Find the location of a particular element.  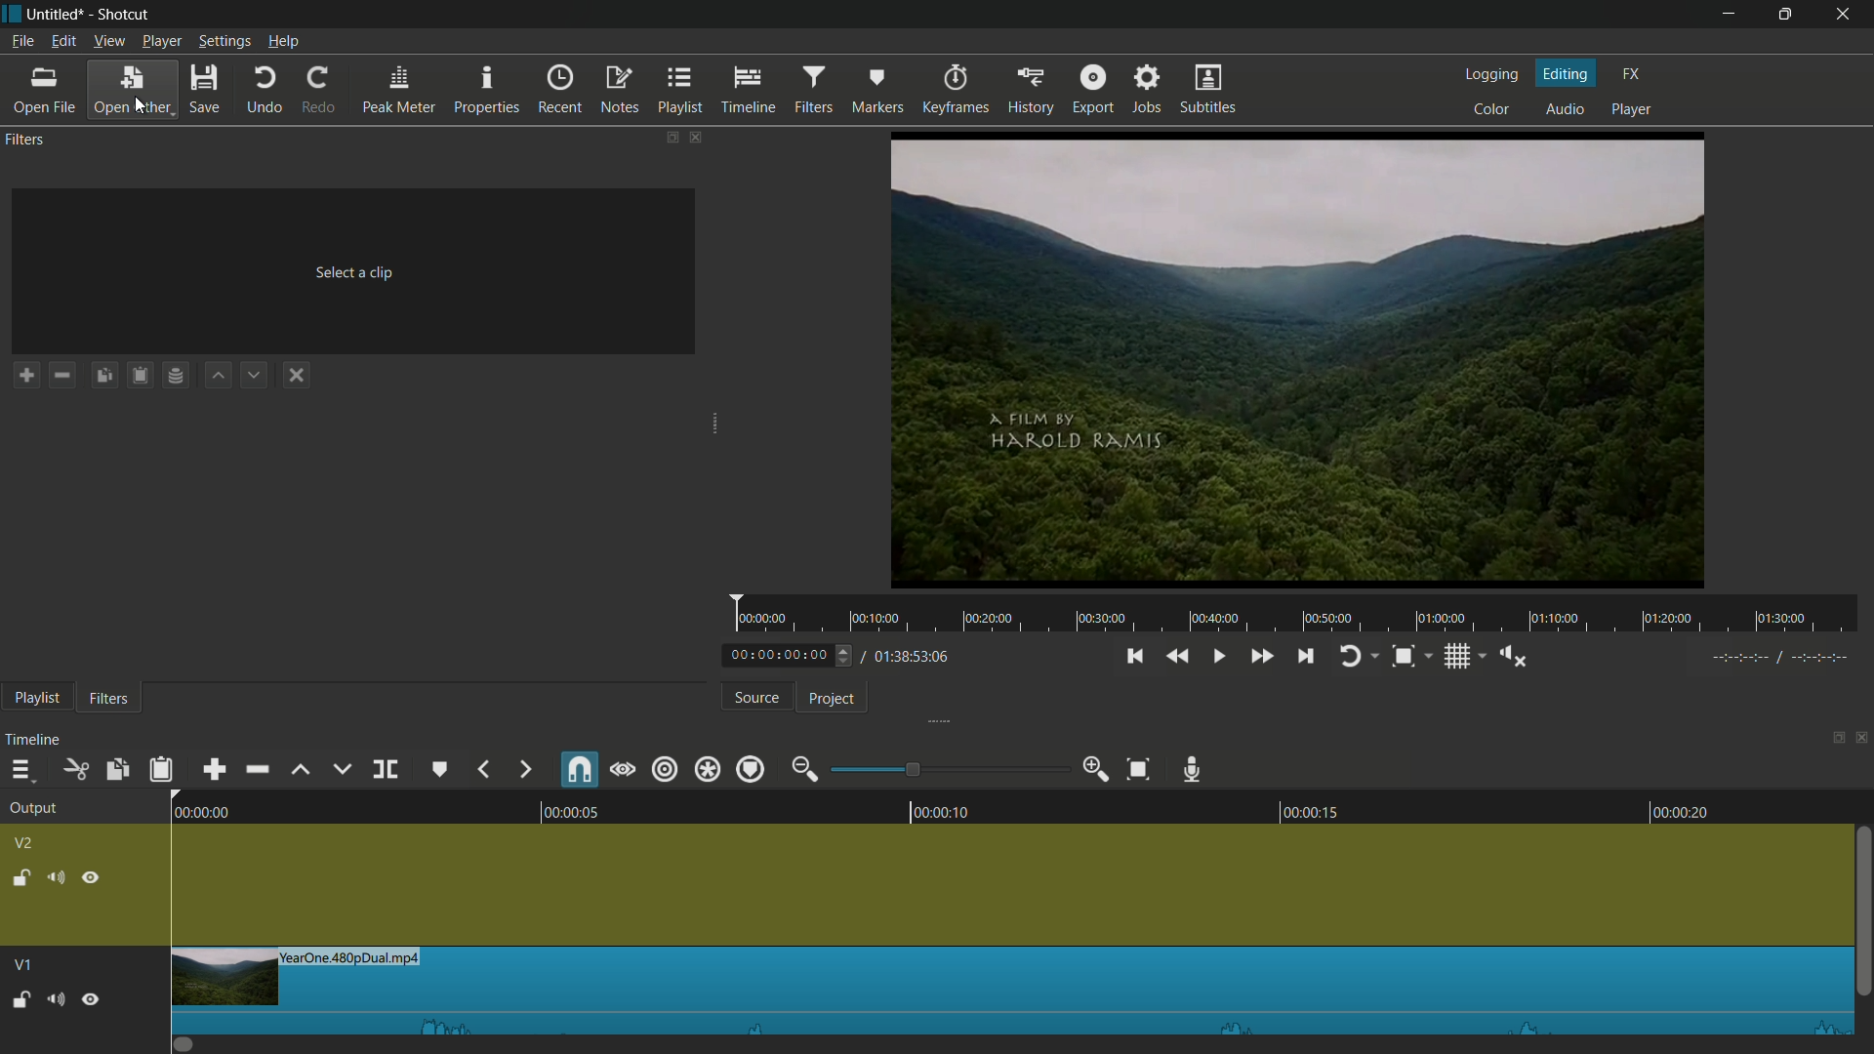

app icon is located at coordinates (12, 13).